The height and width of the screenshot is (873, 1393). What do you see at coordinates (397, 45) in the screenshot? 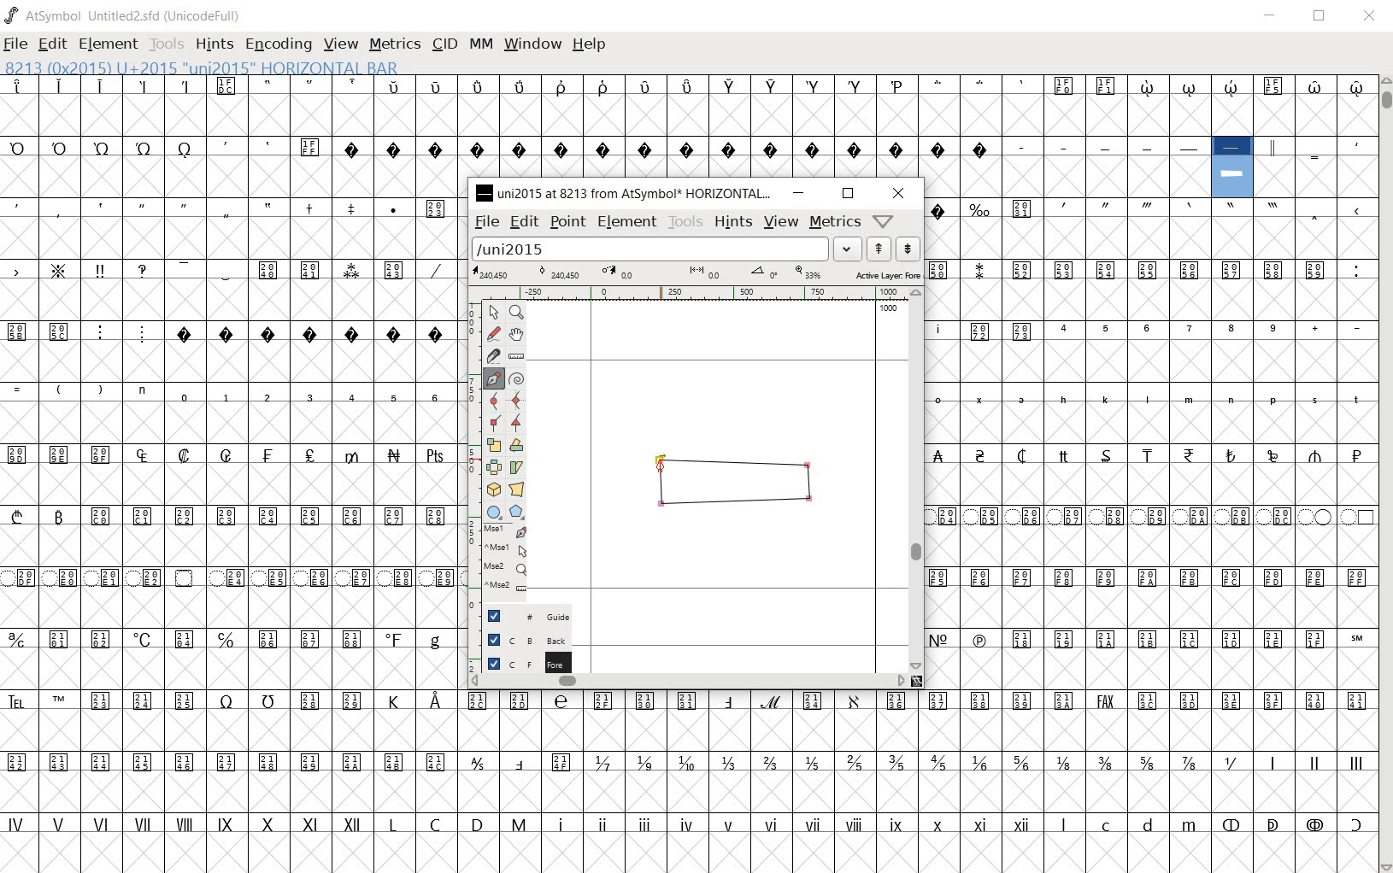
I see `METRICS` at bounding box center [397, 45].